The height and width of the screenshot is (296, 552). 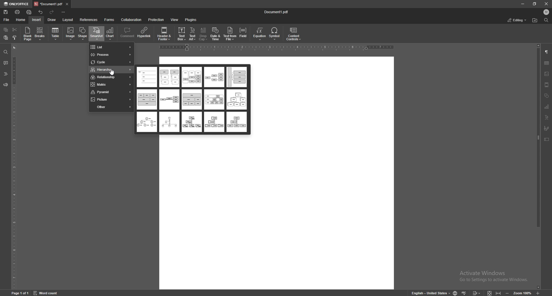 What do you see at coordinates (21, 20) in the screenshot?
I see `home` at bounding box center [21, 20].